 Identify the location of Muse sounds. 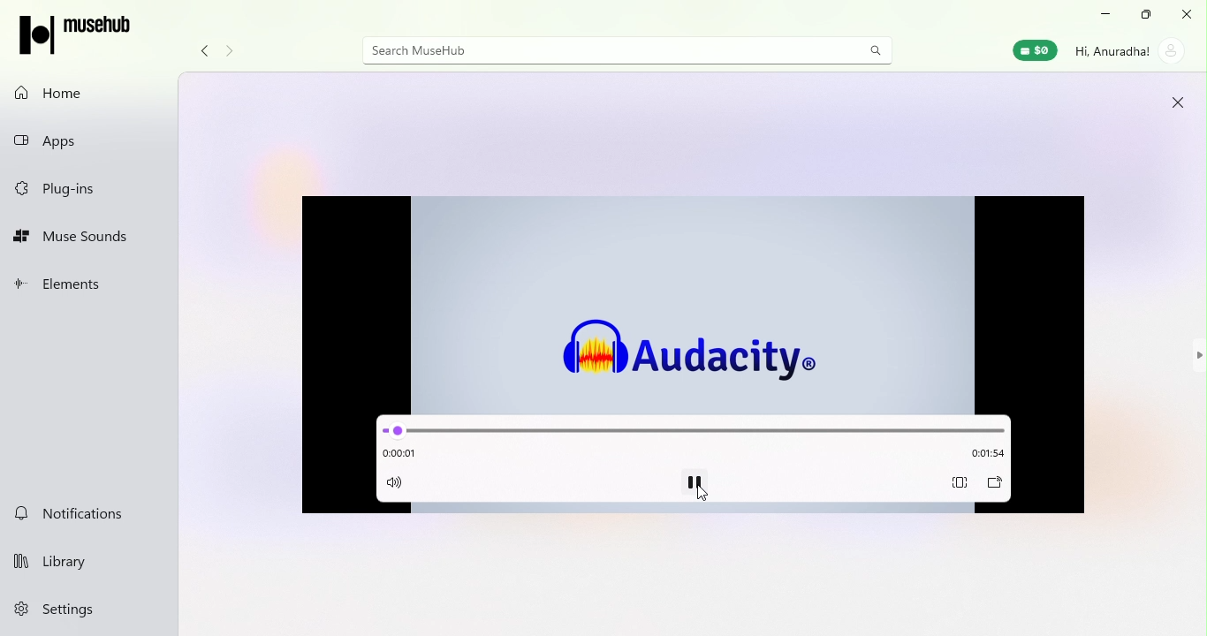
(94, 239).